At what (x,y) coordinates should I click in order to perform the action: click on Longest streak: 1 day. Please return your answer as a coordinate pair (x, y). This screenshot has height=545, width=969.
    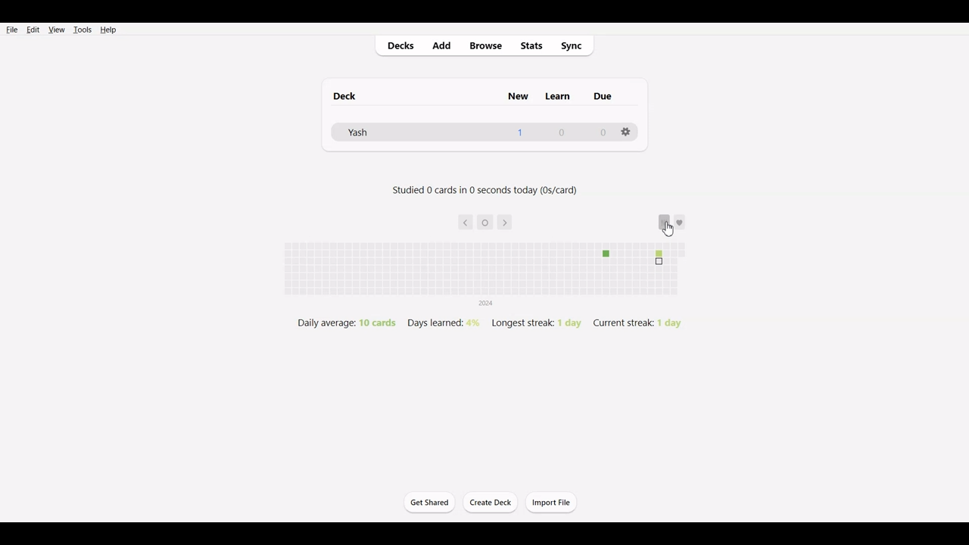
    Looking at the image, I should click on (536, 323).